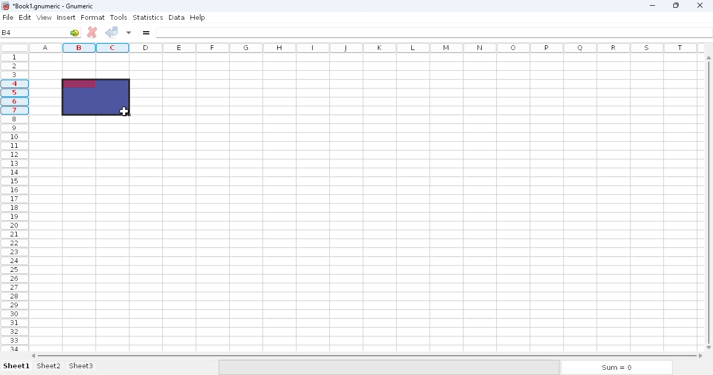 This screenshot has height=375, width=713. What do you see at coordinates (147, 32) in the screenshot?
I see `enter formula` at bounding box center [147, 32].